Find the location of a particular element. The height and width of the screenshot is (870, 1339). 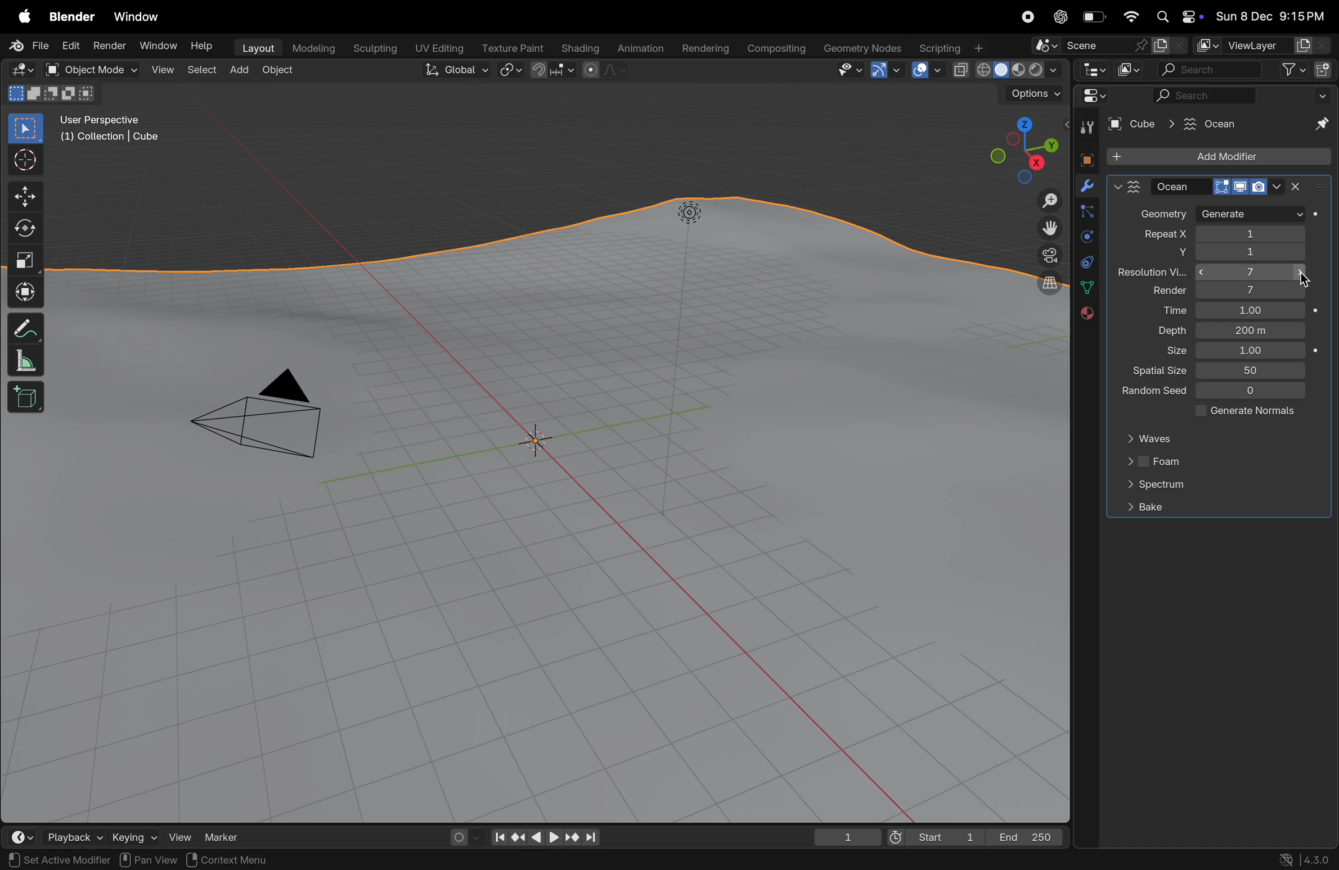

scripting is located at coordinates (949, 48).